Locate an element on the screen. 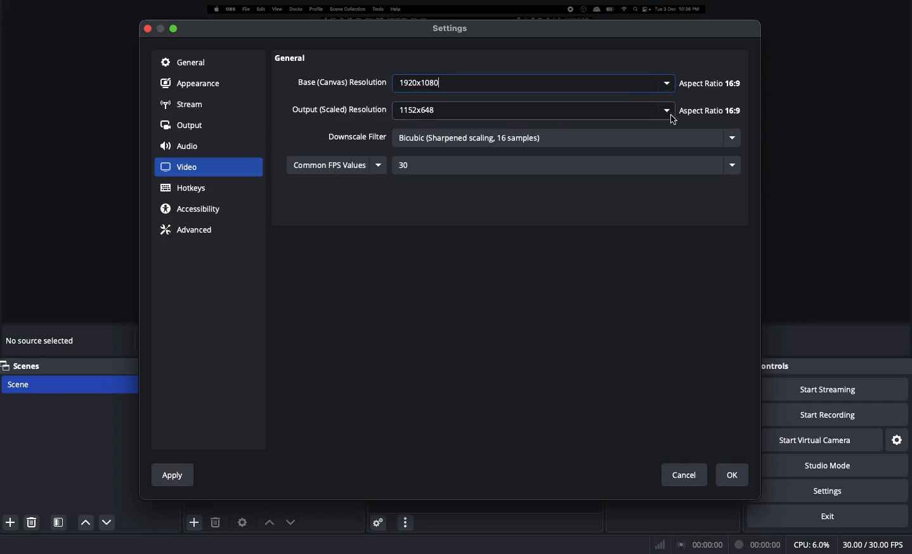  Ok is located at coordinates (733, 475).